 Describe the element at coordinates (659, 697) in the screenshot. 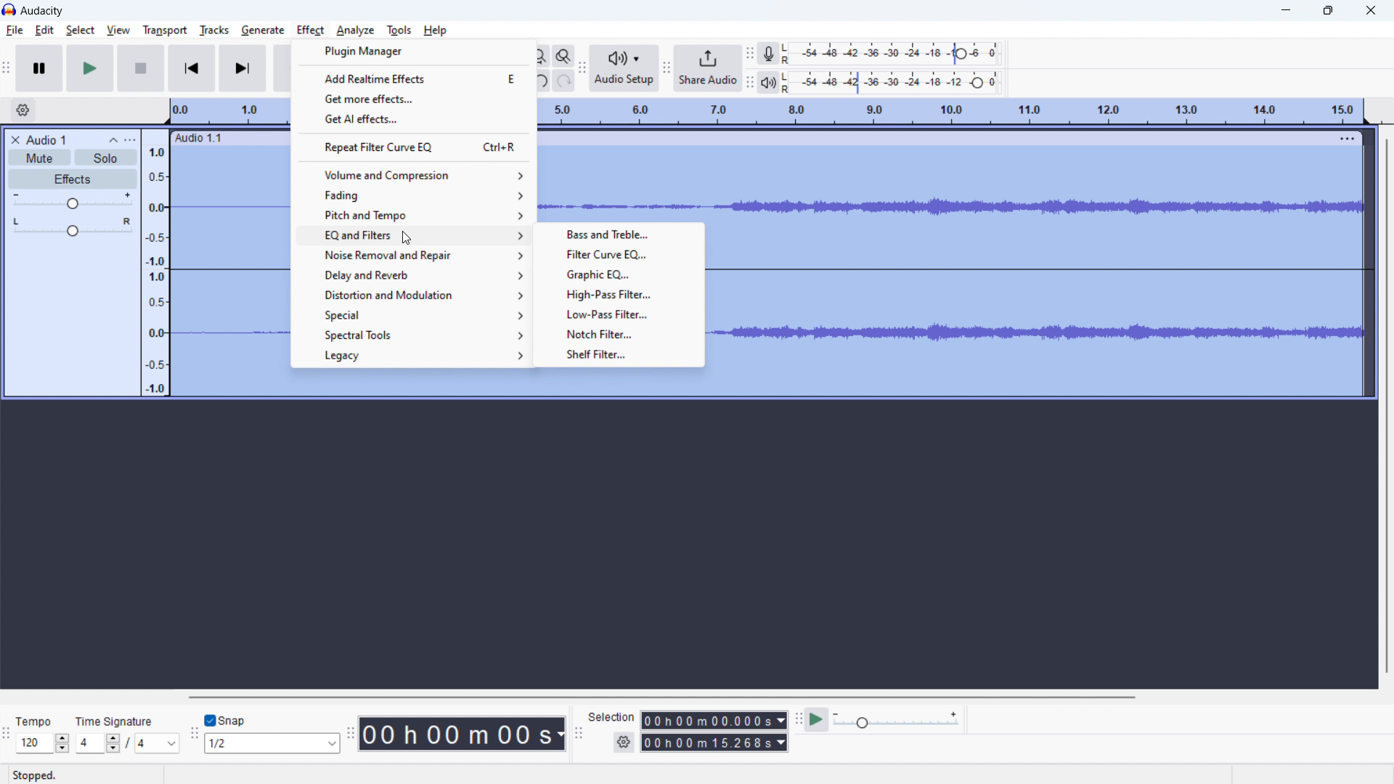

I see `horizontal scrollbar` at that location.